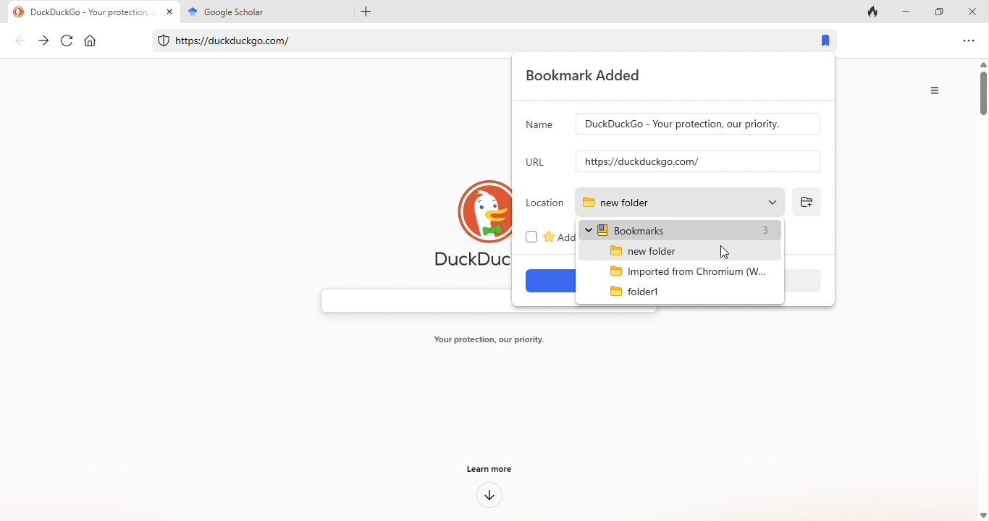 Image resolution: width=989 pixels, height=521 pixels. I want to click on move down, so click(982, 515).